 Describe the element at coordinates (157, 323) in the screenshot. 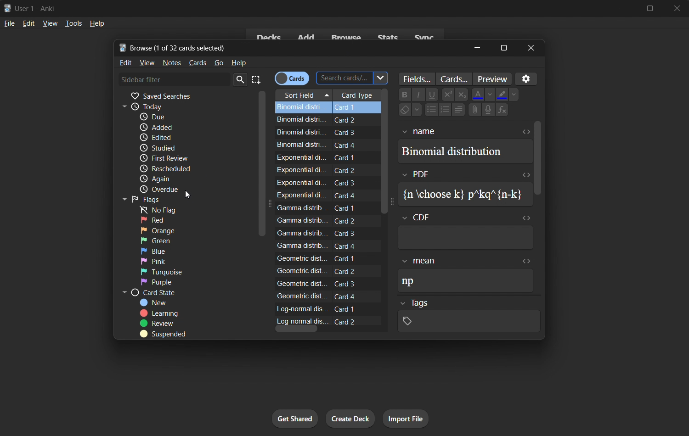

I see `review ` at that location.